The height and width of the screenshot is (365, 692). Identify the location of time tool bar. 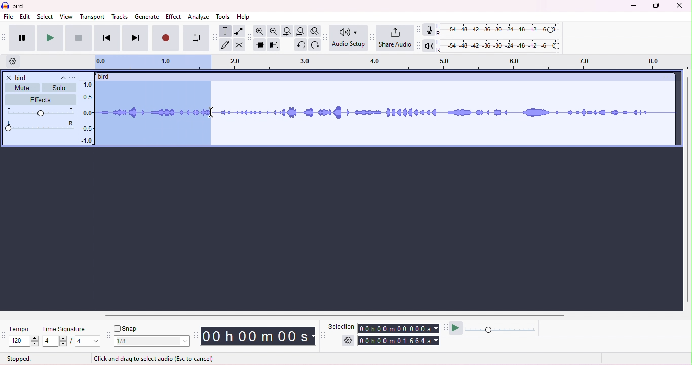
(197, 335).